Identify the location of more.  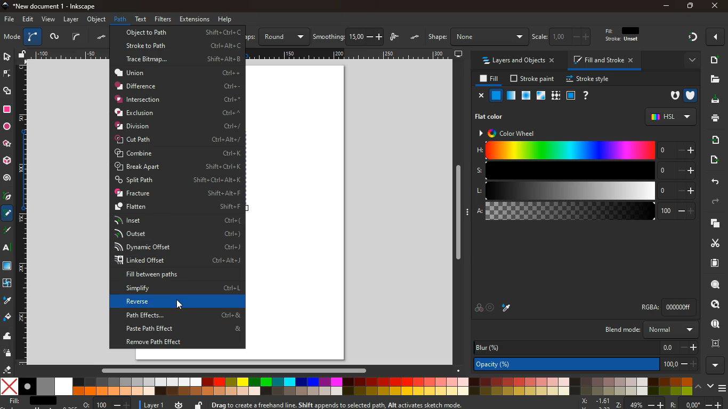
(717, 37).